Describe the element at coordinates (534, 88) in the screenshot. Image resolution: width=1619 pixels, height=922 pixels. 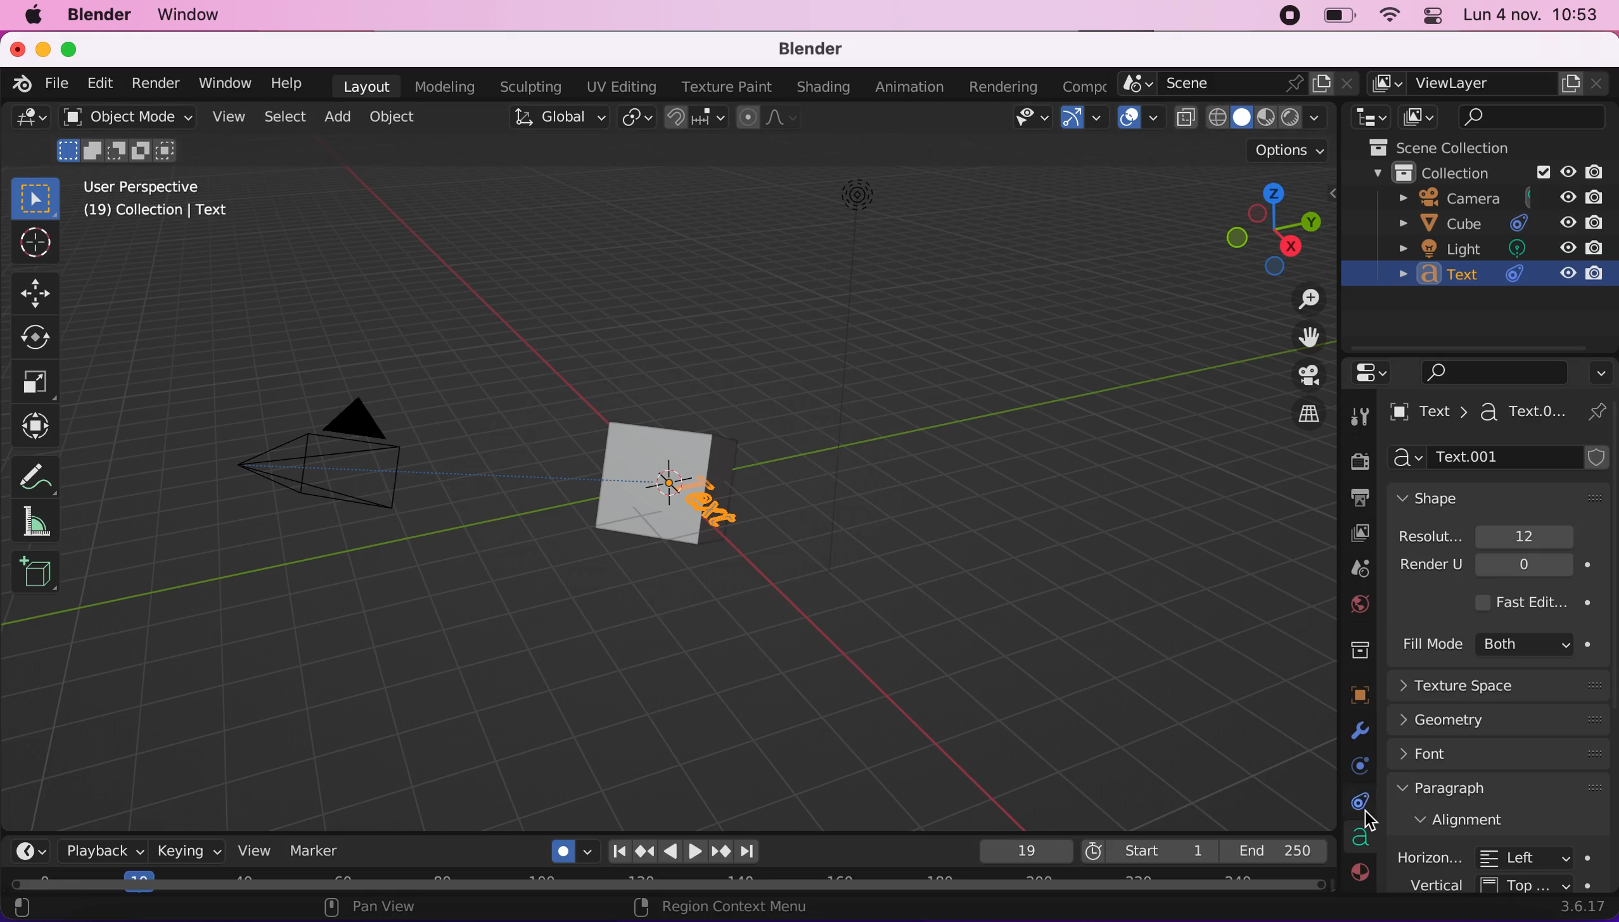
I see `sculpting` at that location.